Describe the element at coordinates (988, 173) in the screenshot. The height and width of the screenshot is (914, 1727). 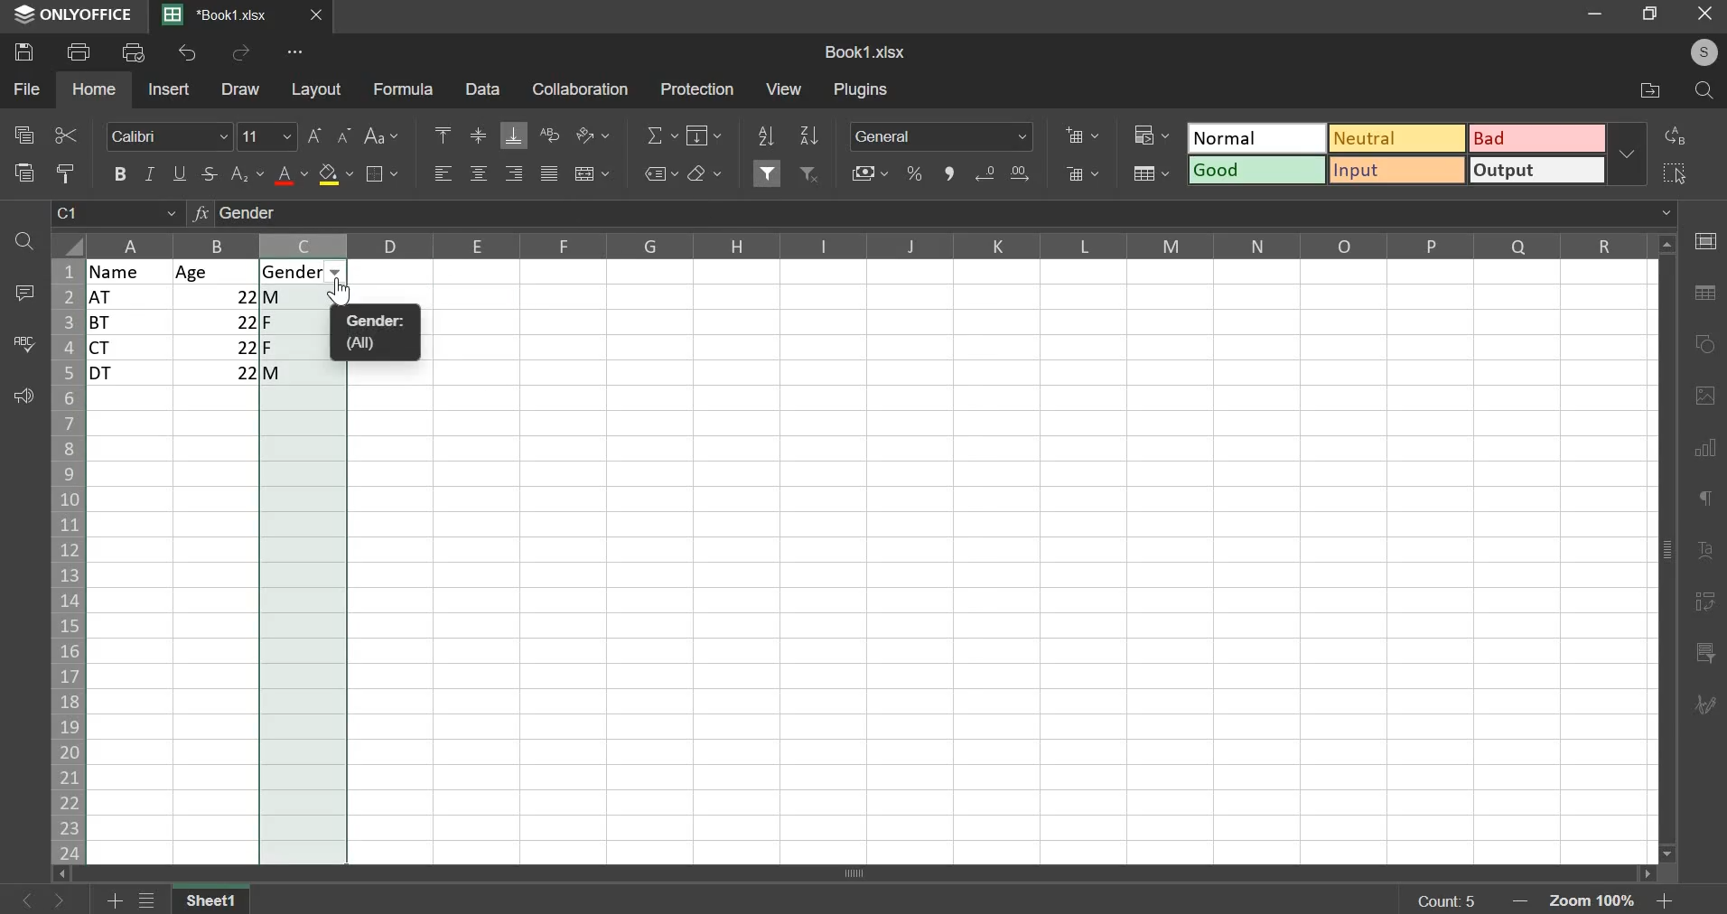
I see `decrease decimal` at that location.